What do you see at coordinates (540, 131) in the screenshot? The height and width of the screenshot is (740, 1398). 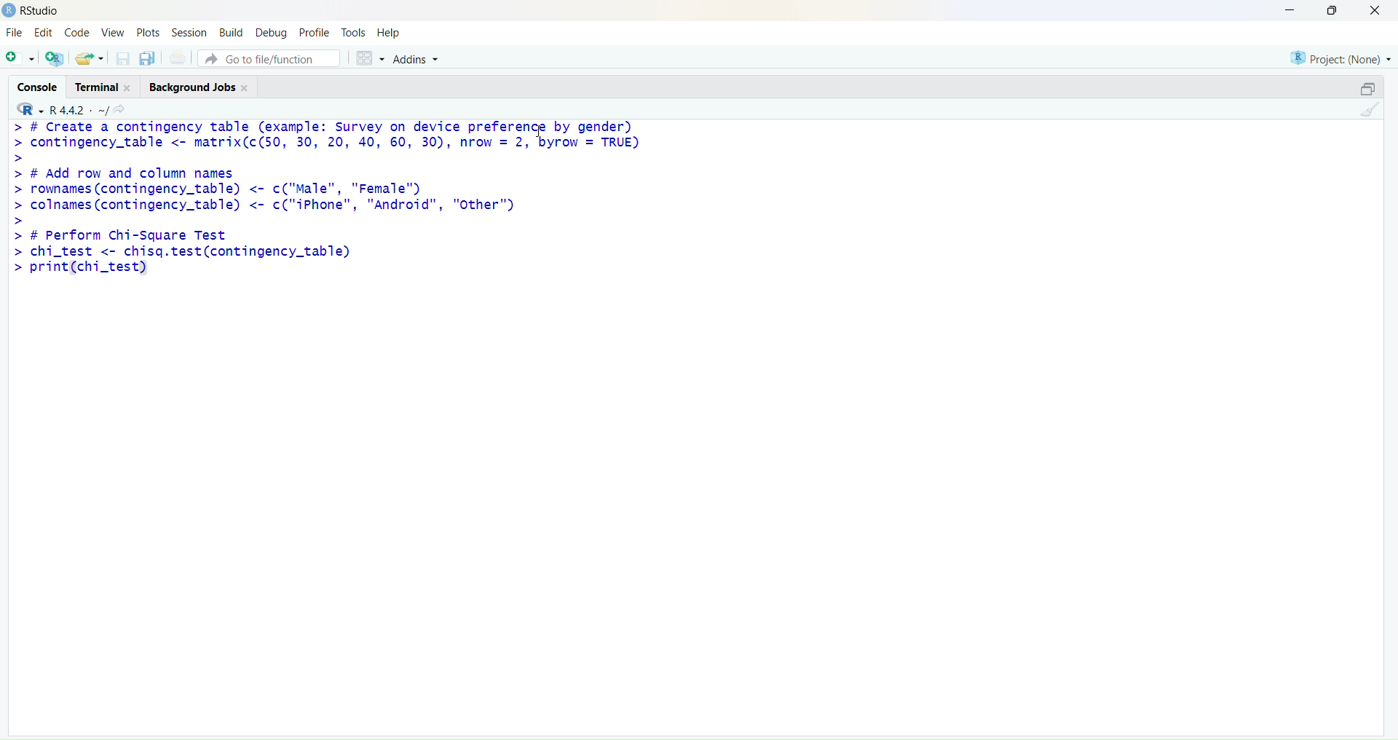 I see `cursor` at bounding box center [540, 131].